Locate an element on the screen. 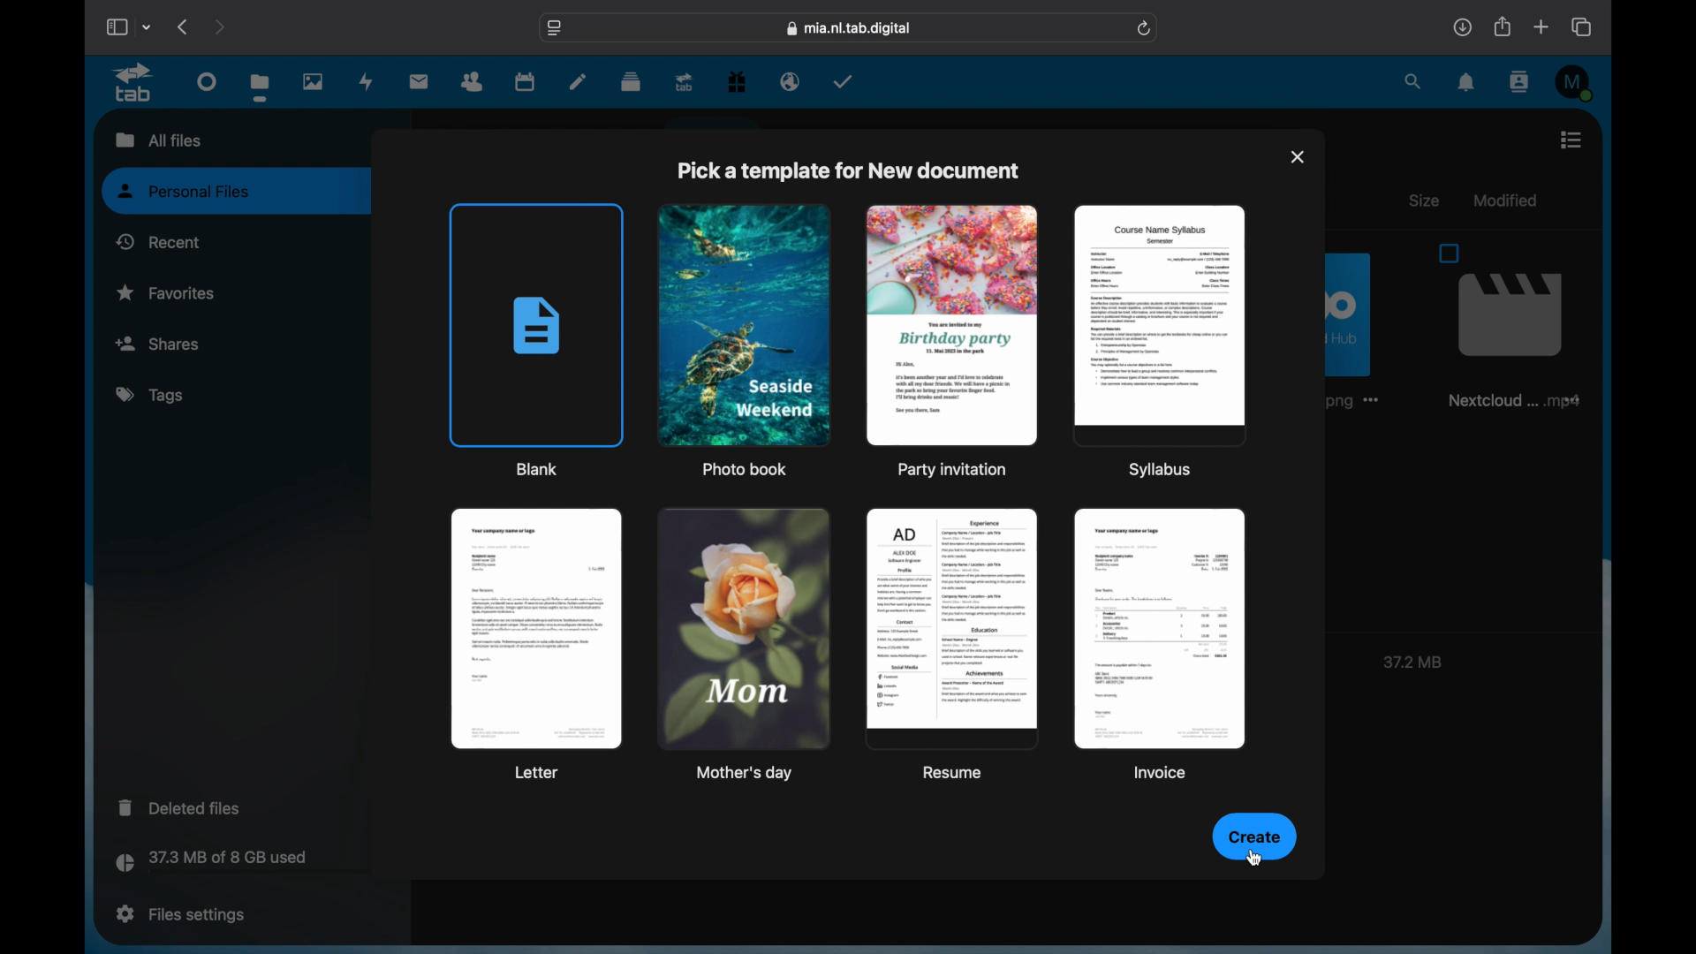 Image resolution: width=1696 pixels, height=954 pixels. recent is located at coordinates (158, 241).